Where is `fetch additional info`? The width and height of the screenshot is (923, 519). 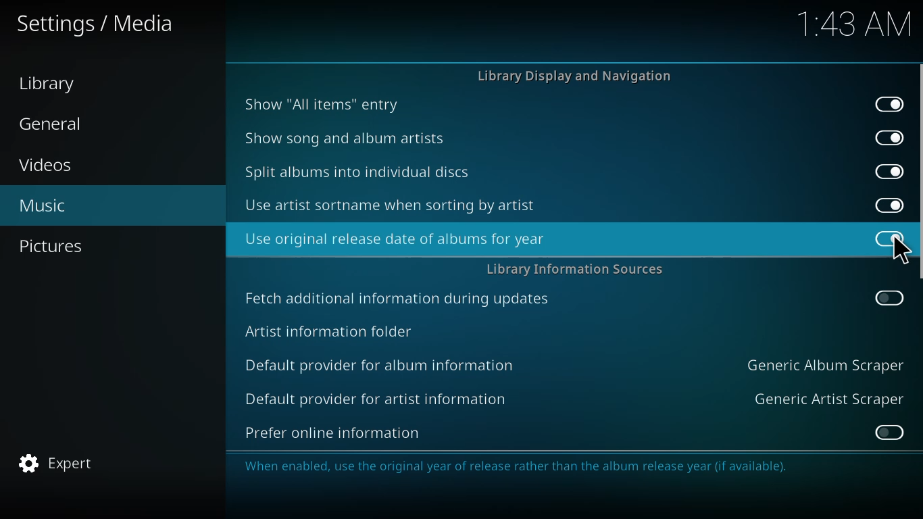 fetch additional info is located at coordinates (400, 299).